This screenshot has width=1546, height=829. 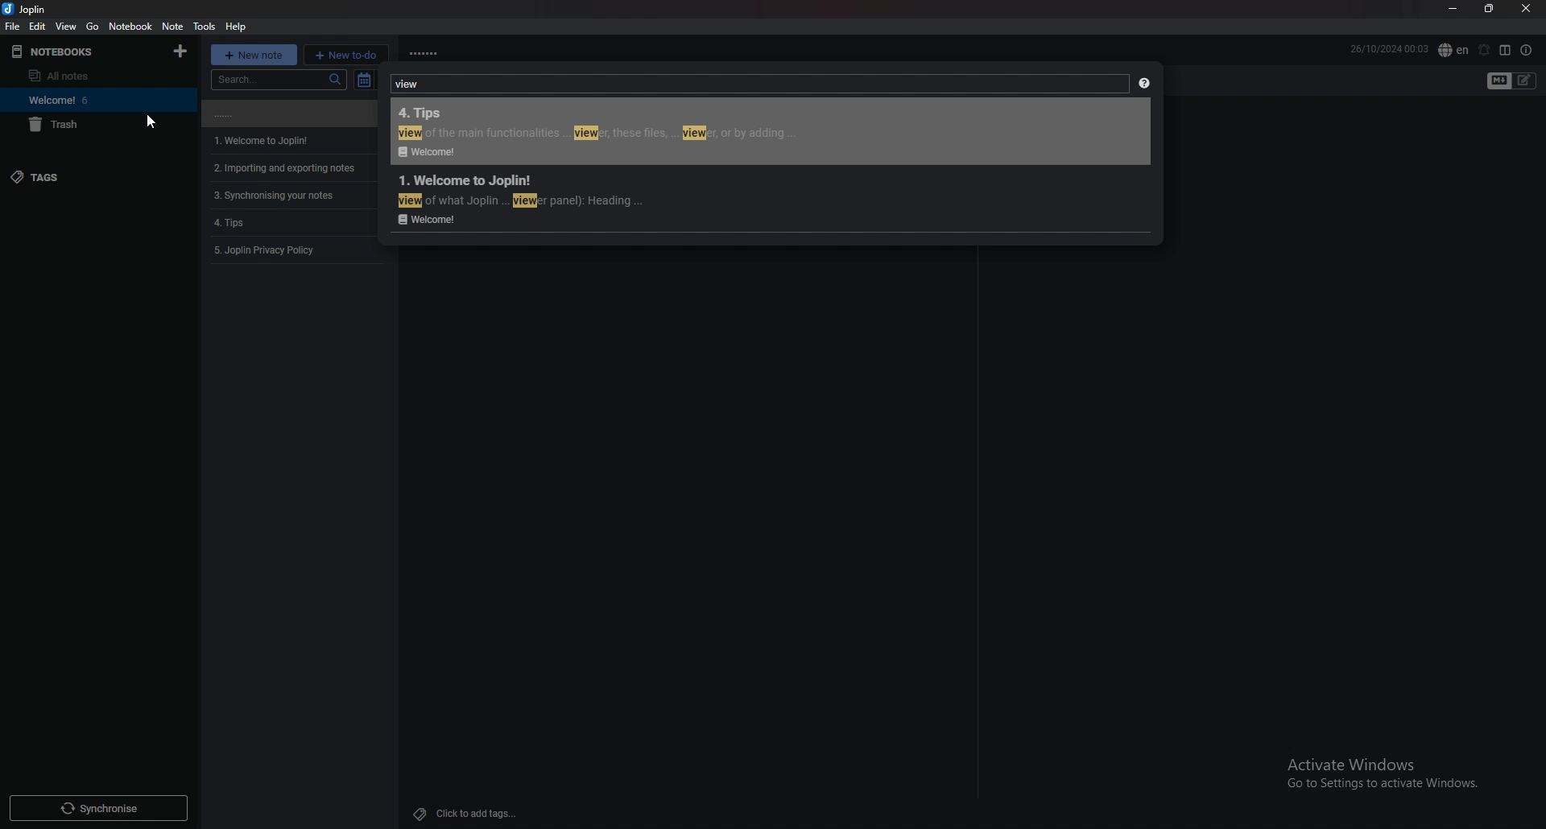 What do you see at coordinates (250, 52) in the screenshot?
I see `new note` at bounding box center [250, 52].